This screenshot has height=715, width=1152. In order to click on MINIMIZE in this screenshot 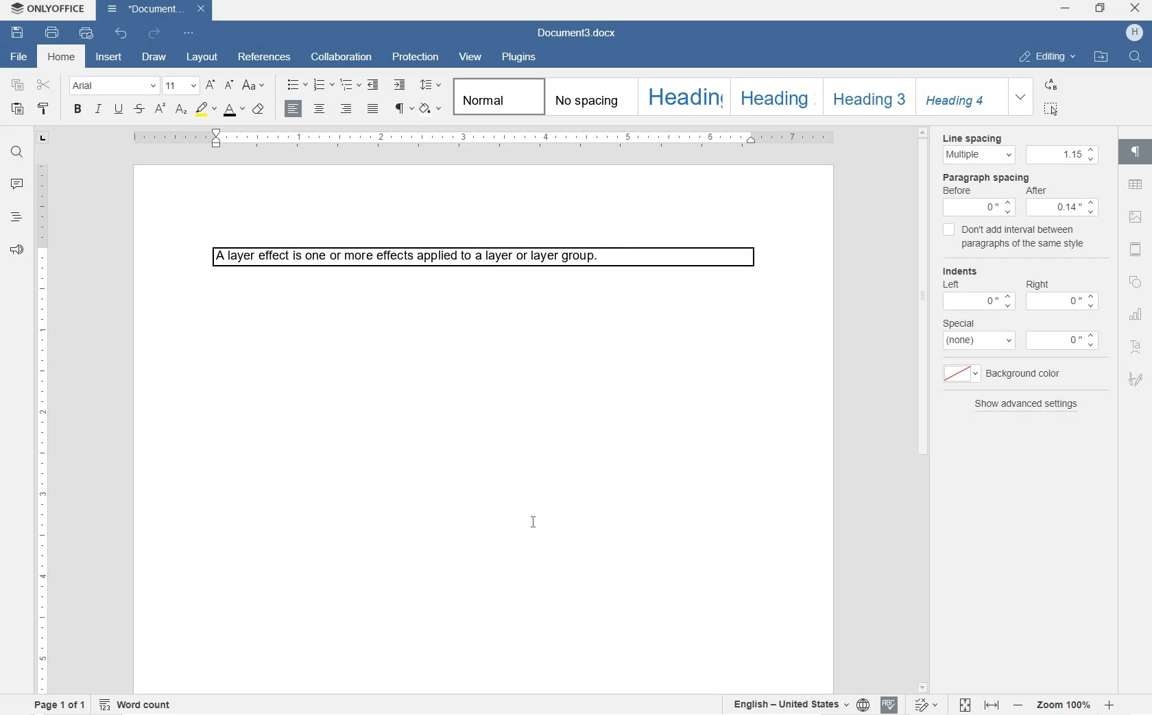, I will do `click(1064, 9)`.